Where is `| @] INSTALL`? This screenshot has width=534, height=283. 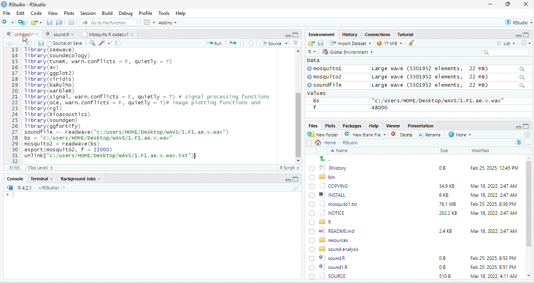 | @] INSTALL is located at coordinates (329, 194).